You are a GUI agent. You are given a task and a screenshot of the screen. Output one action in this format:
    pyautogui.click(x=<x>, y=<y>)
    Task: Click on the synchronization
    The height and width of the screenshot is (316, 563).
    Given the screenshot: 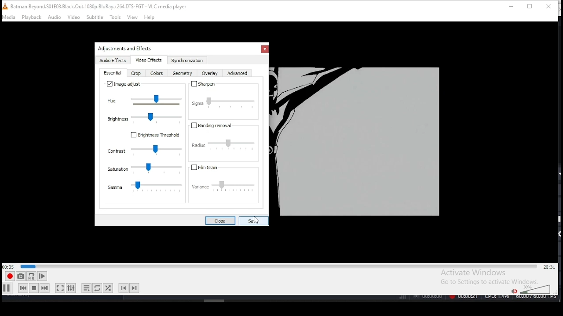 What is the action you would take?
    pyautogui.click(x=186, y=61)
    